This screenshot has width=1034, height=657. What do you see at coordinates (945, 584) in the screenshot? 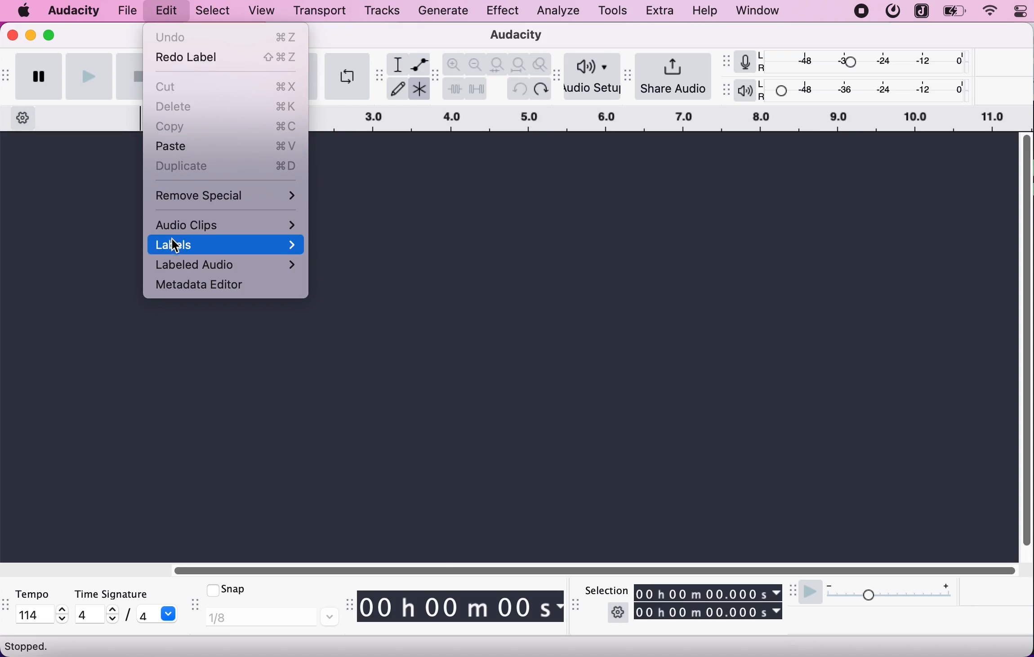
I see `increase` at bounding box center [945, 584].